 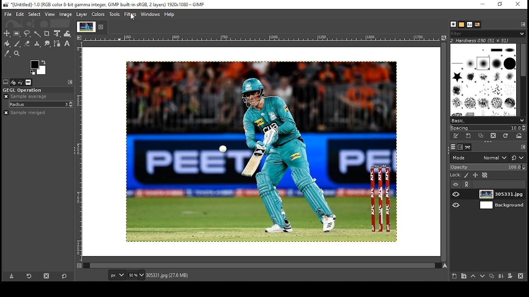 I want to click on layer on/off, so click(x=457, y=205).